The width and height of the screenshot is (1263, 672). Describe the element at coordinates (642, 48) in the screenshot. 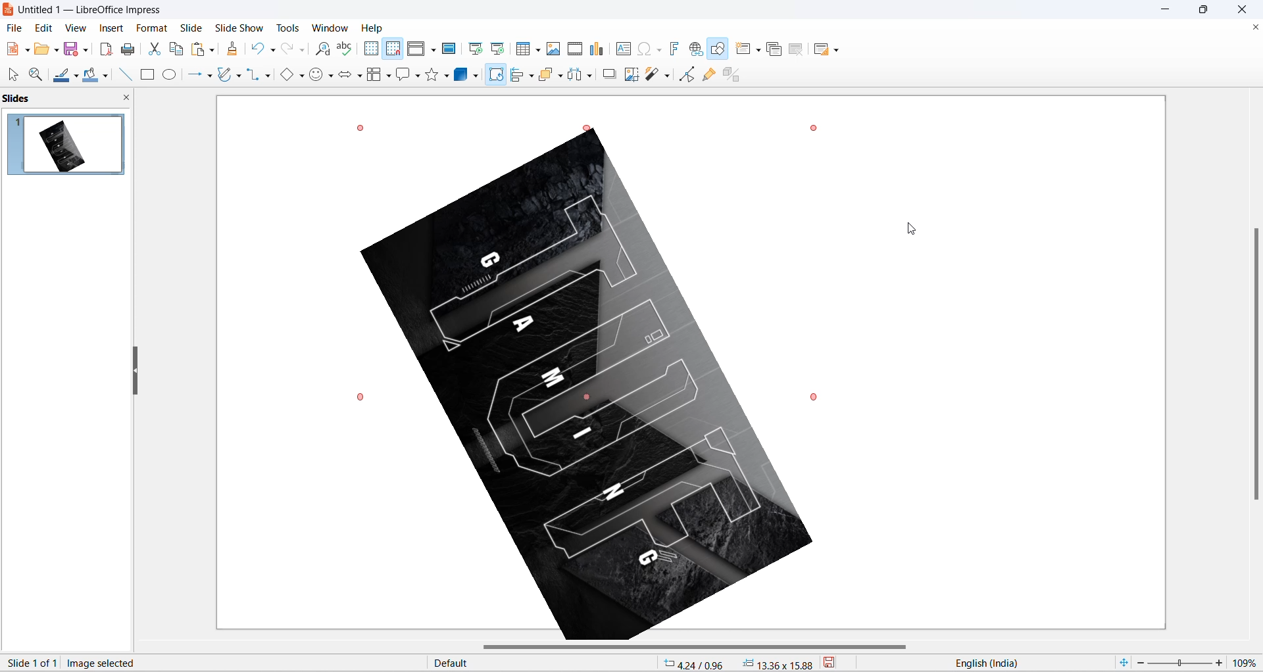

I see `insert special characters` at that location.